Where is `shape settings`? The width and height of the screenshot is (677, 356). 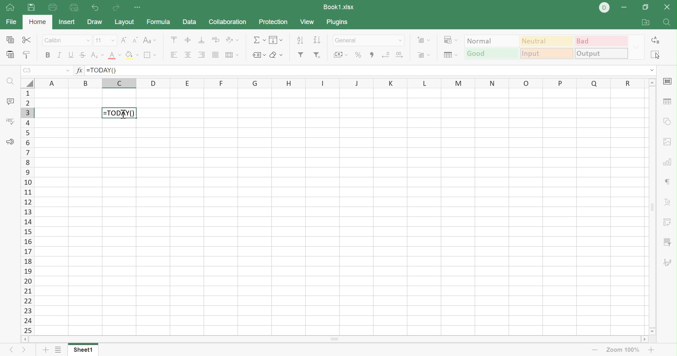 shape settings is located at coordinates (667, 122).